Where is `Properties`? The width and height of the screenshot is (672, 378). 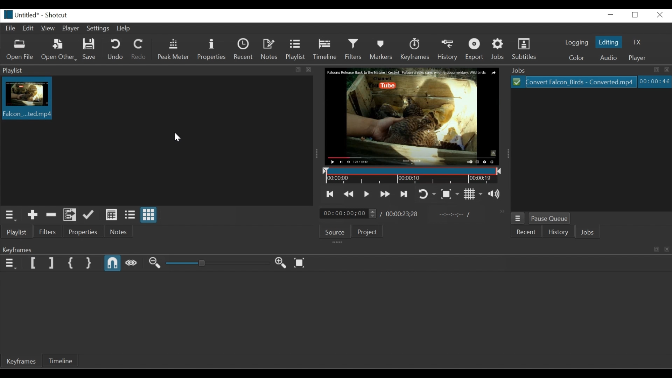 Properties is located at coordinates (85, 231).